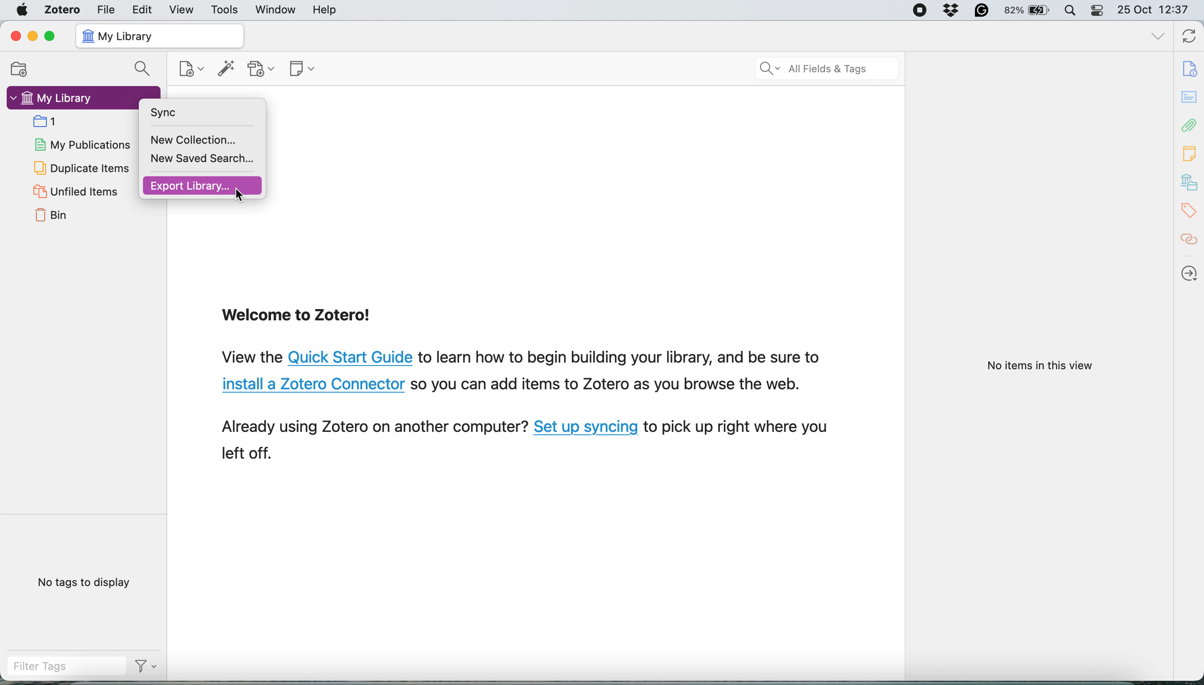  What do you see at coordinates (83, 582) in the screenshot?
I see `no tags to display` at bounding box center [83, 582].